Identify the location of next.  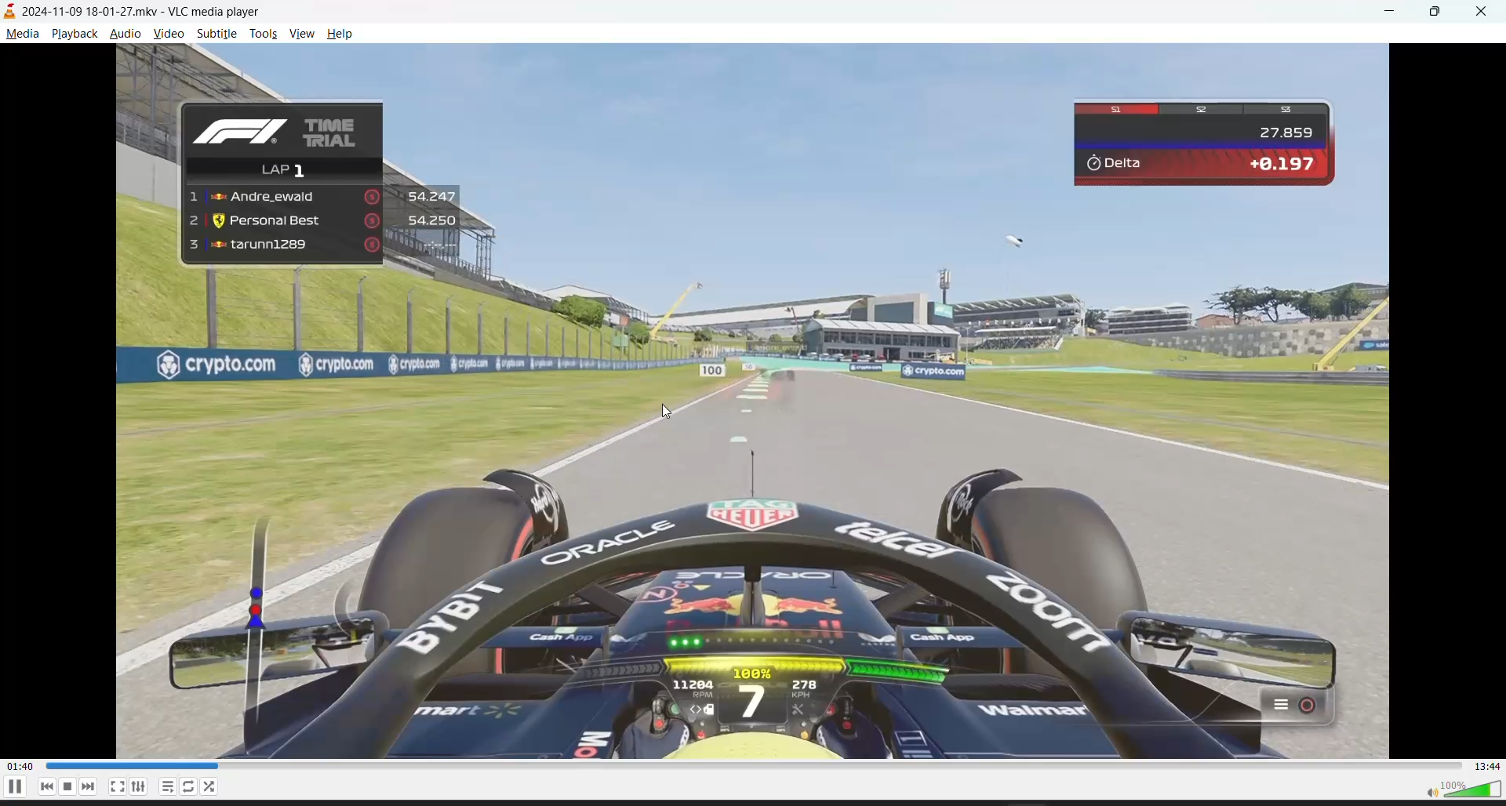
(93, 787).